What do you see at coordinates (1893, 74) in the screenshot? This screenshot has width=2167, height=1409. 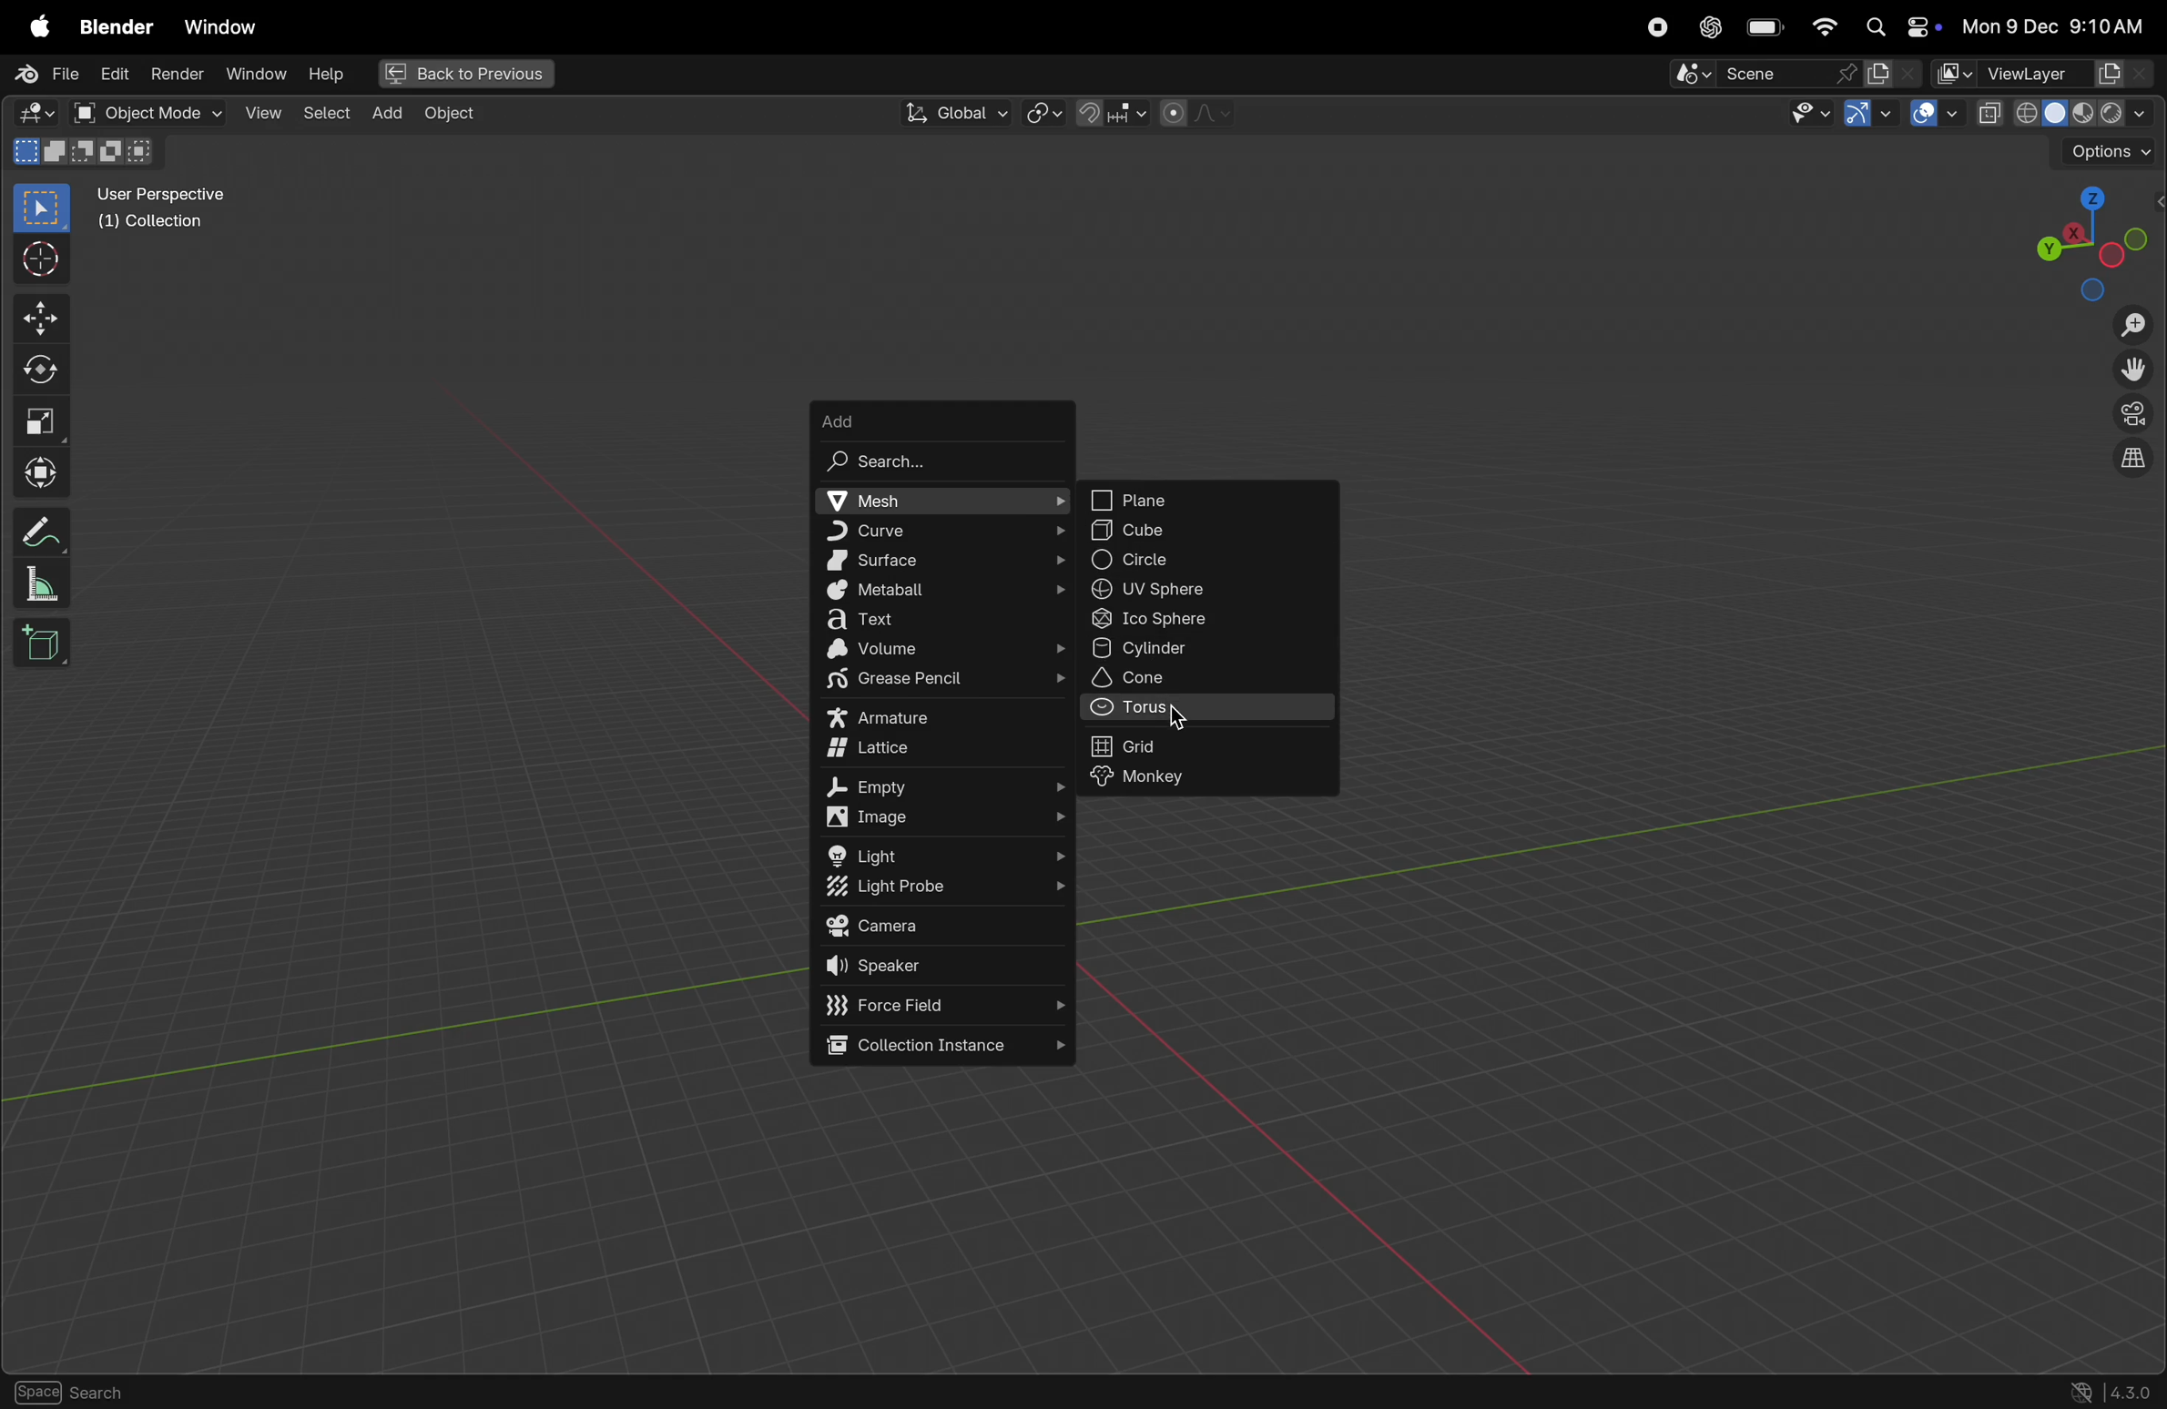 I see `new scene` at bounding box center [1893, 74].